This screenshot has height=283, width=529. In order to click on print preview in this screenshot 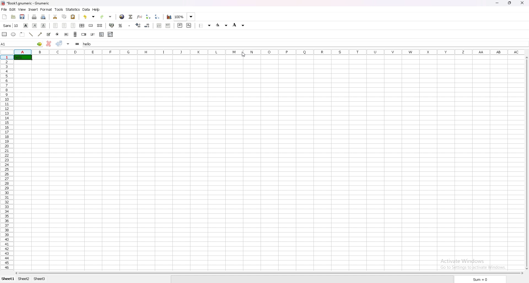, I will do `click(43, 17)`.